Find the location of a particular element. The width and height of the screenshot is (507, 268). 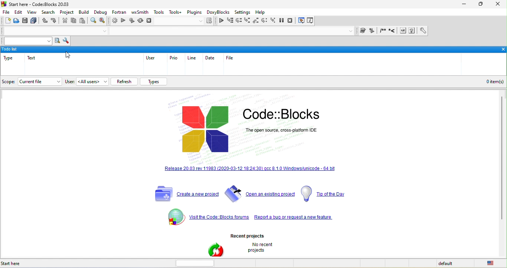

replace is located at coordinates (104, 21).